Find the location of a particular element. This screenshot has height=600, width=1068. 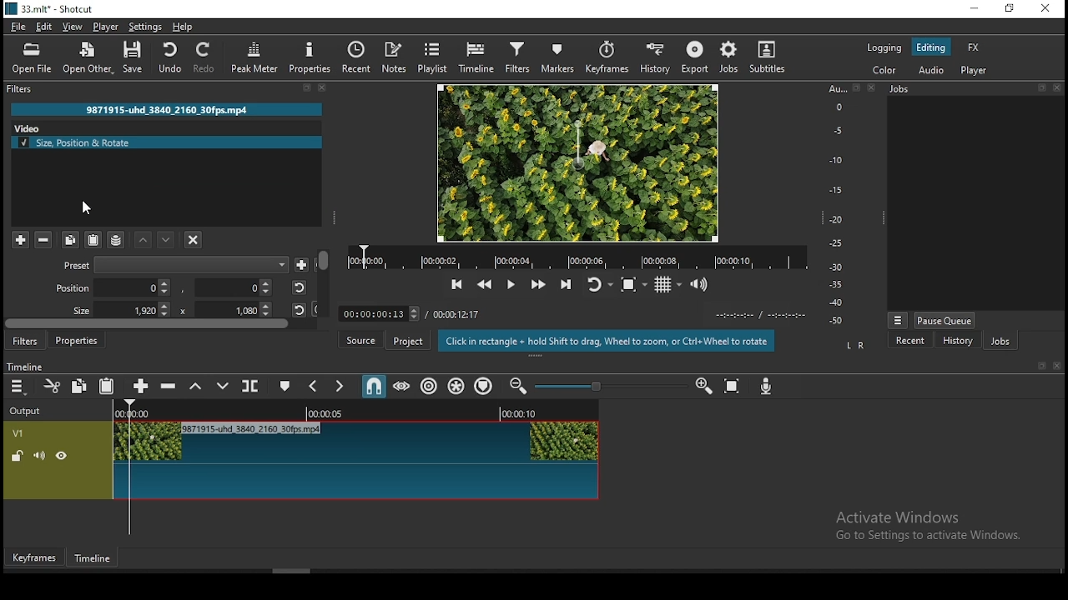

more is located at coordinates (896, 319).